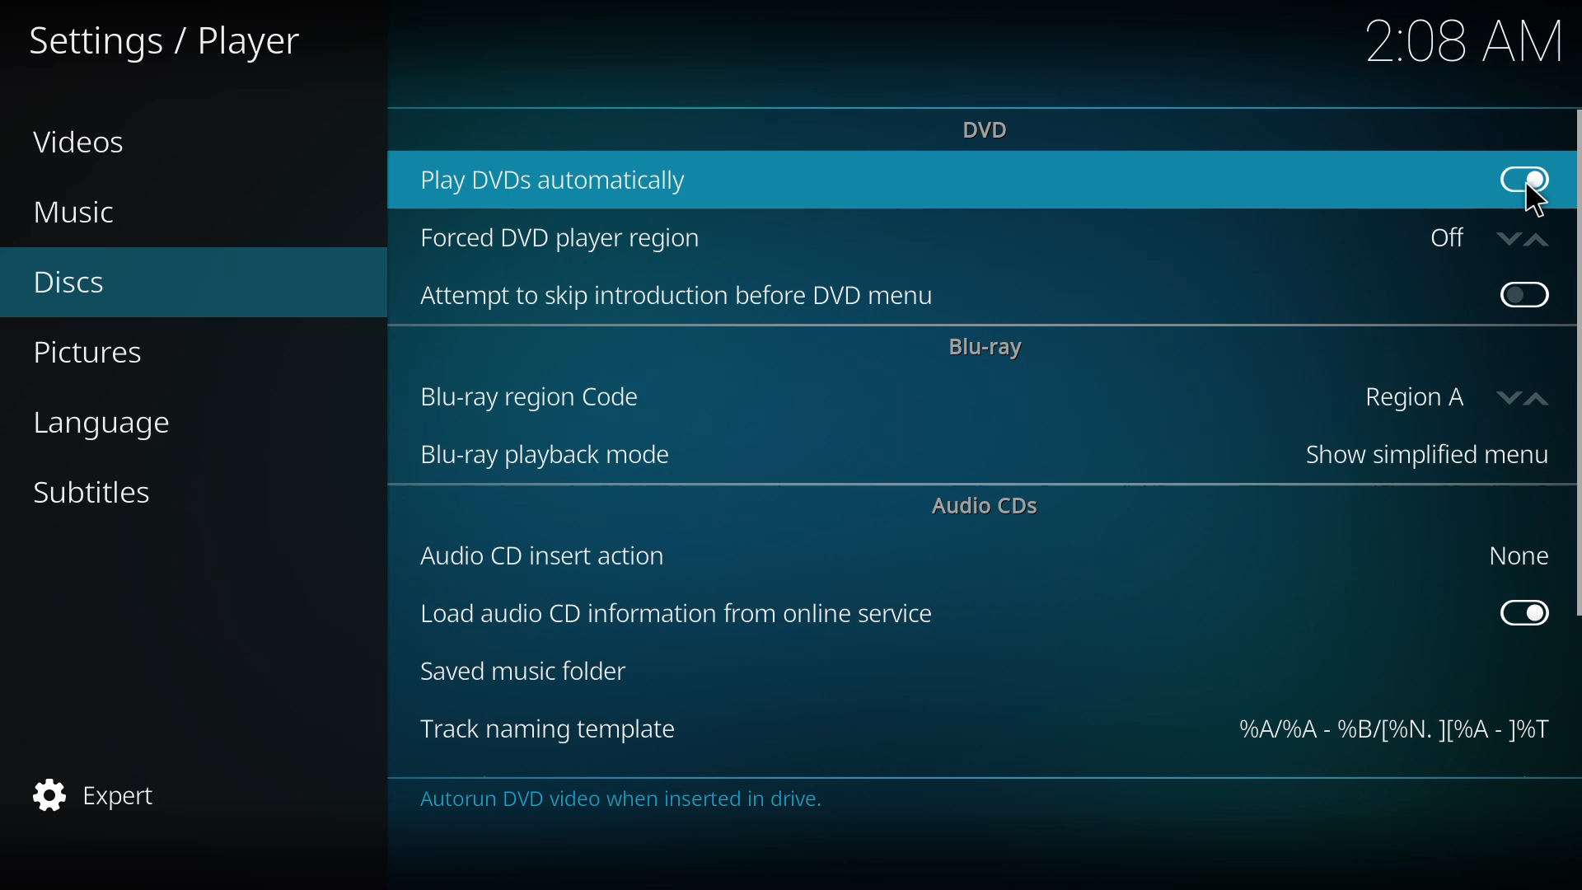 Image resolution: width=1582 pixels, height=890 pixels. Describe the element at coordinates (174, 39) in the screenshot. I see `settings player` at that location.